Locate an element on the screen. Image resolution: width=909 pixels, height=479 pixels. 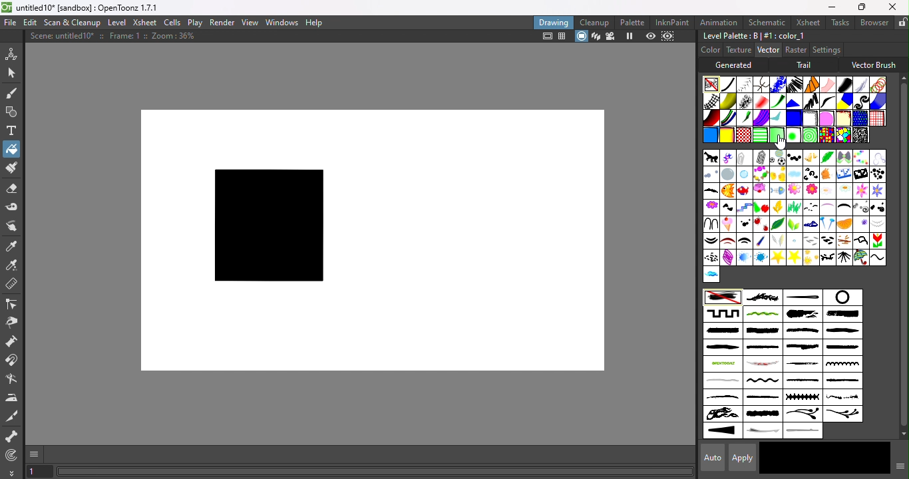
Dog is located at coordinates (827, 175).